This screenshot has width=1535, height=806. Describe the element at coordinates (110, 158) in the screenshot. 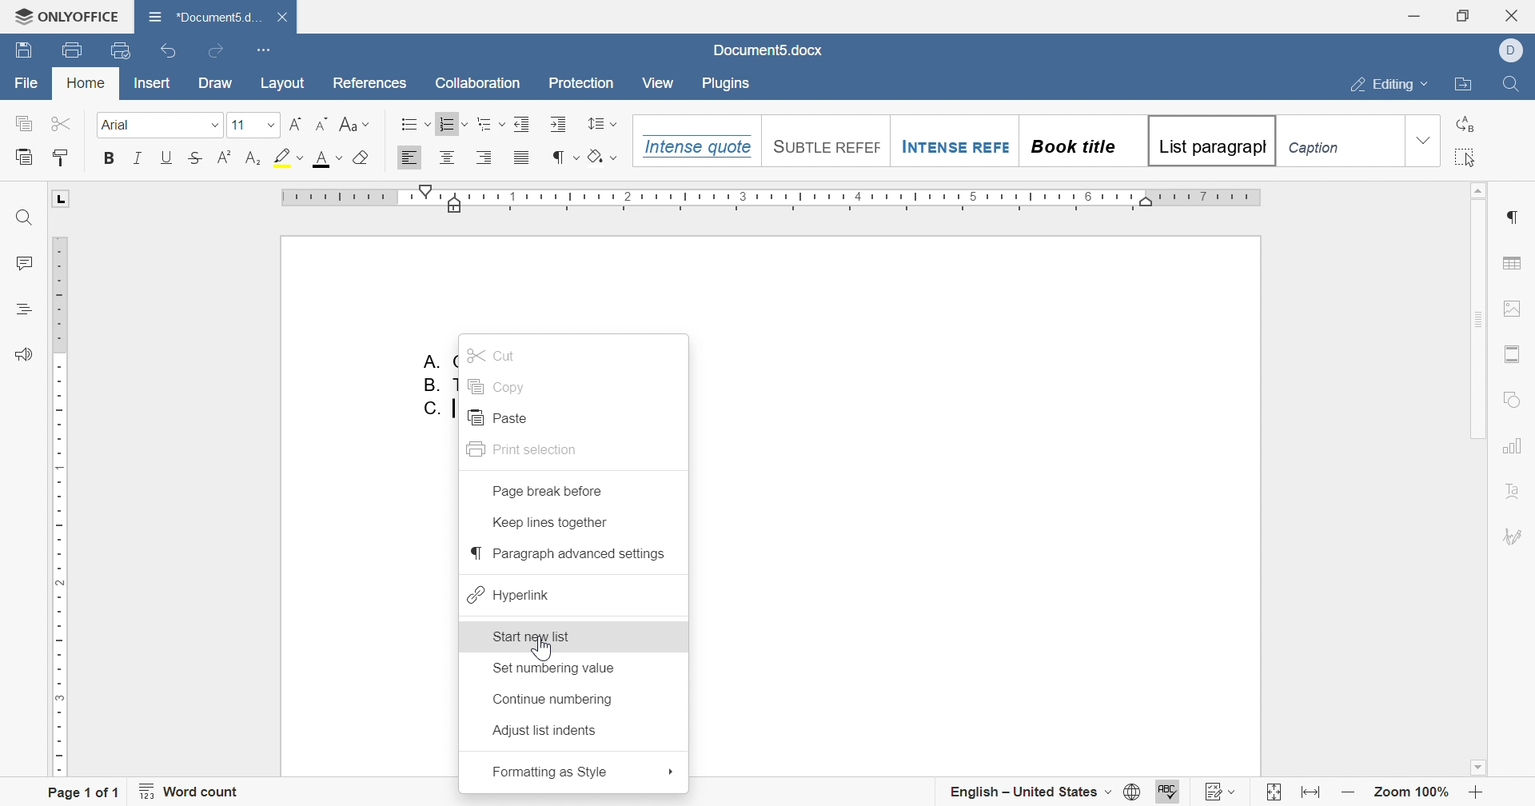

I see `Bold` at that location.